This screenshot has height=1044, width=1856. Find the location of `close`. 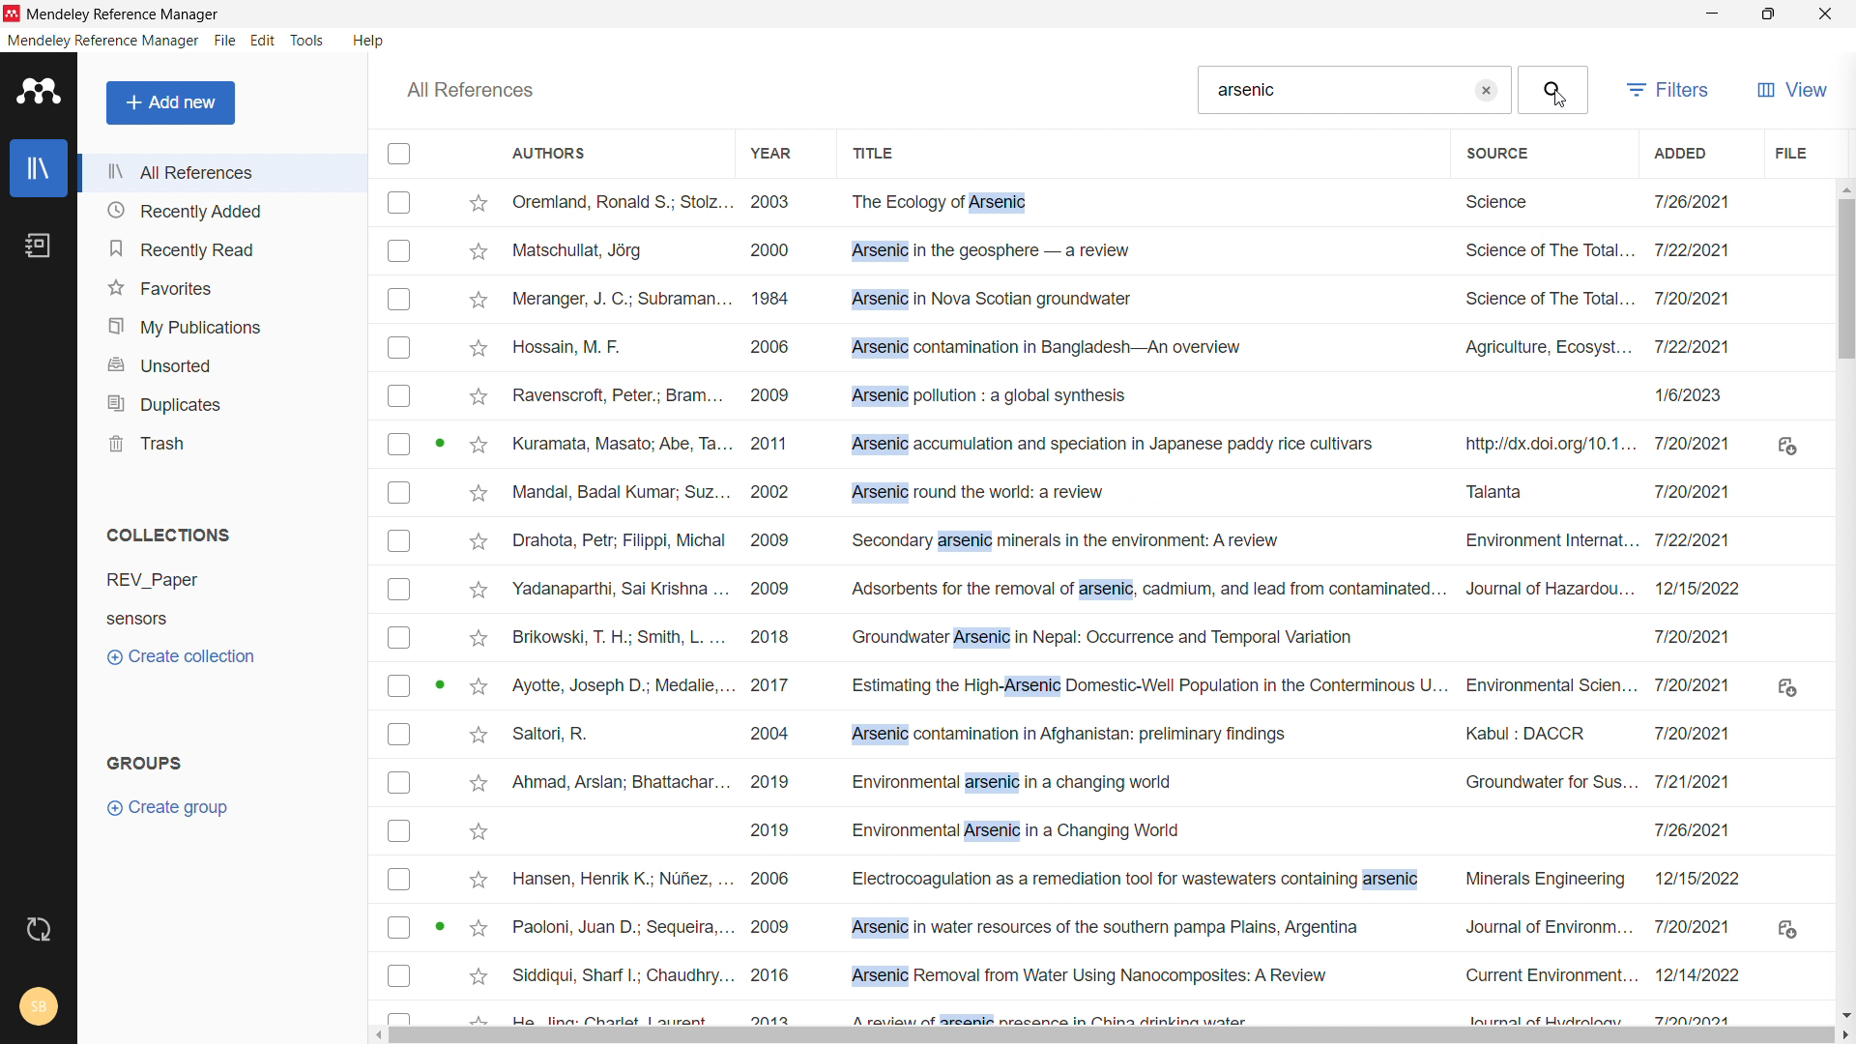

close is located at coordinates (1826, 14).